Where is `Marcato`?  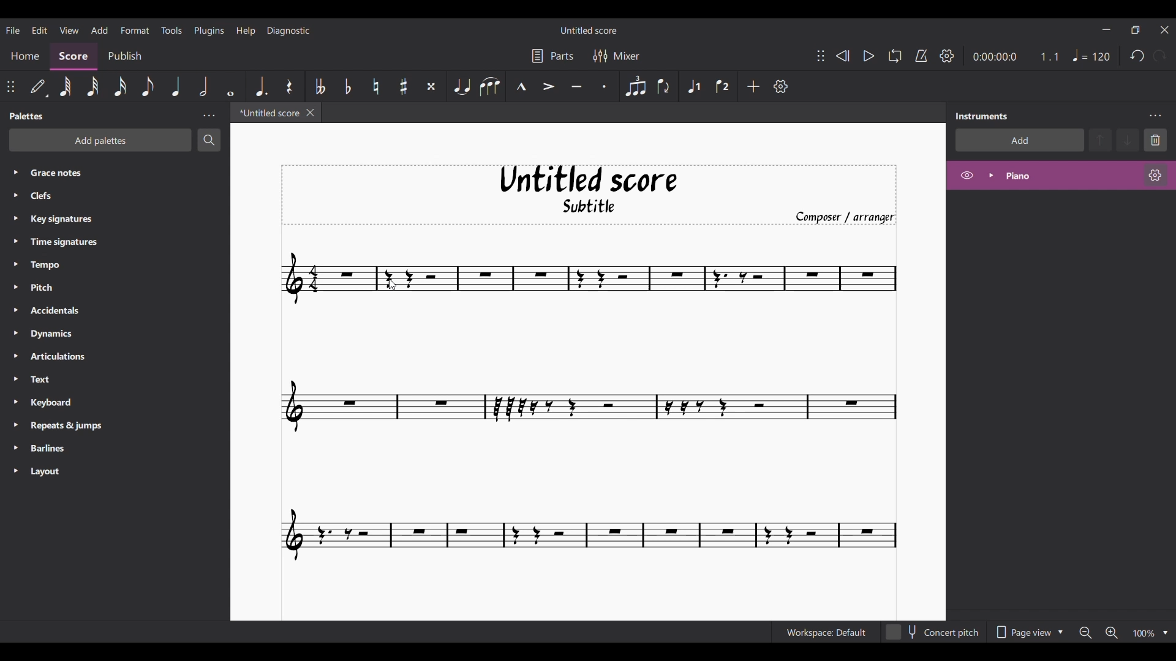 Marcato is located at coordinates (521, 86).